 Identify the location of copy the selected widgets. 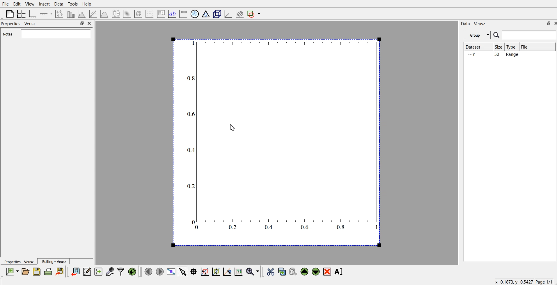
(282, 272).